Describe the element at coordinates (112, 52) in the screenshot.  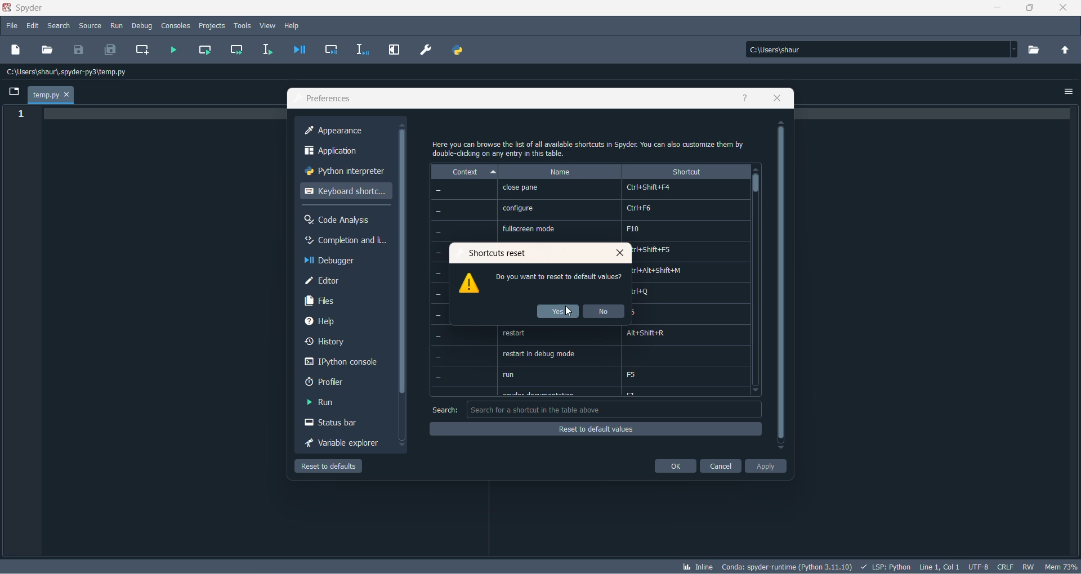
I see `save all` at that location.